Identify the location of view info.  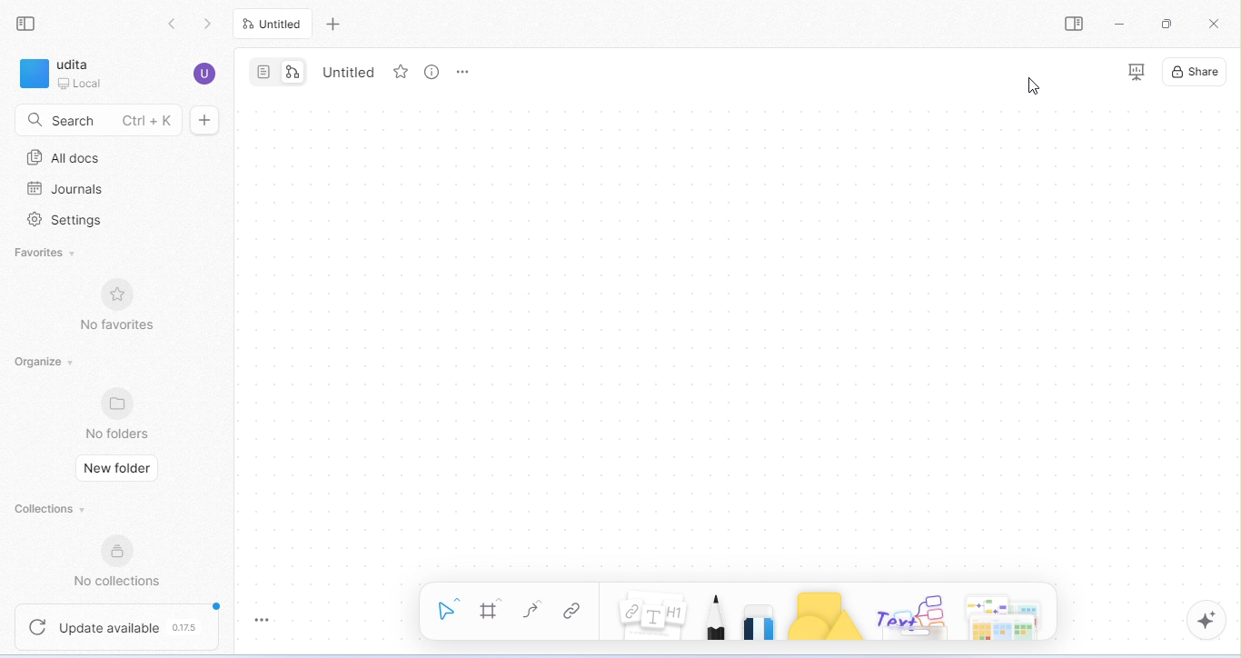
(436, 73).